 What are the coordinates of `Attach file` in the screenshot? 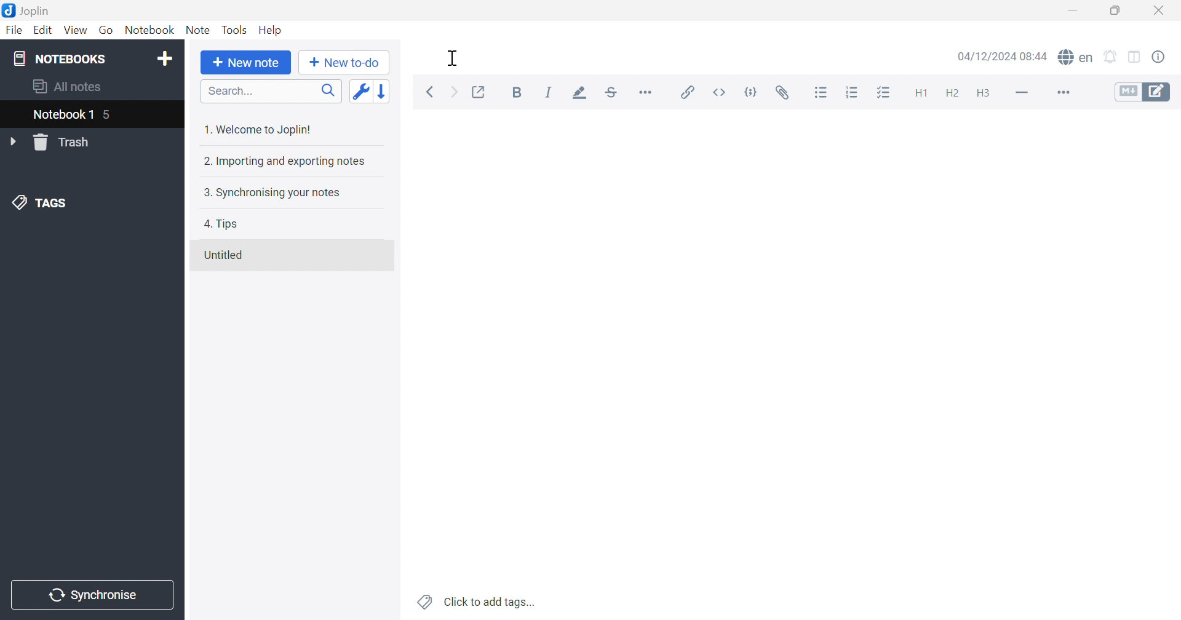 It's located at (784, 92).